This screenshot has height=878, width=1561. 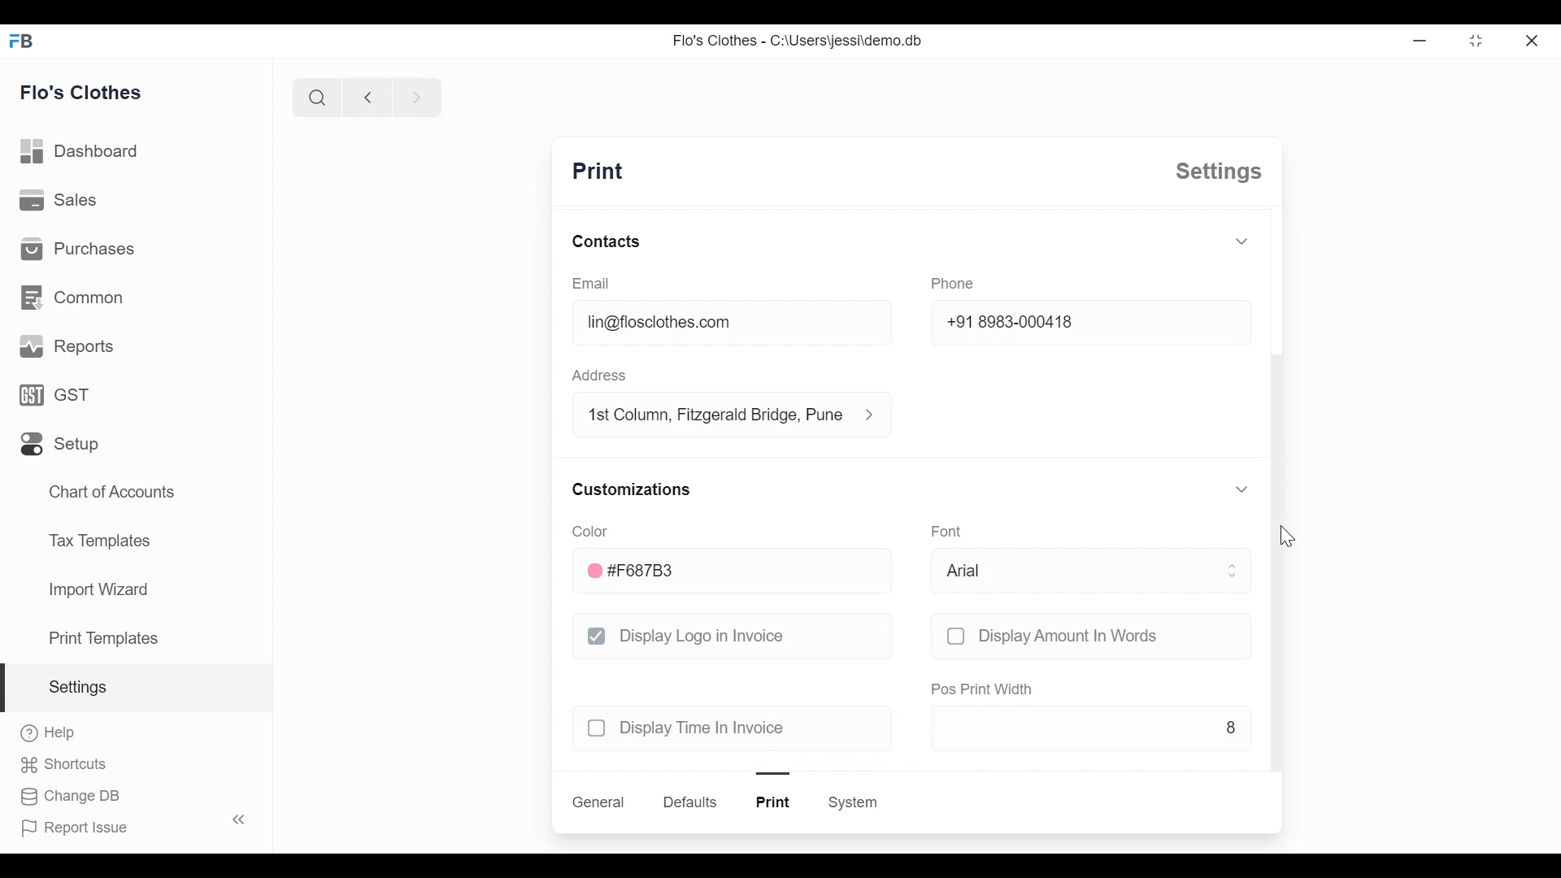 I want to click on contacts, so click(x=607, y=241).